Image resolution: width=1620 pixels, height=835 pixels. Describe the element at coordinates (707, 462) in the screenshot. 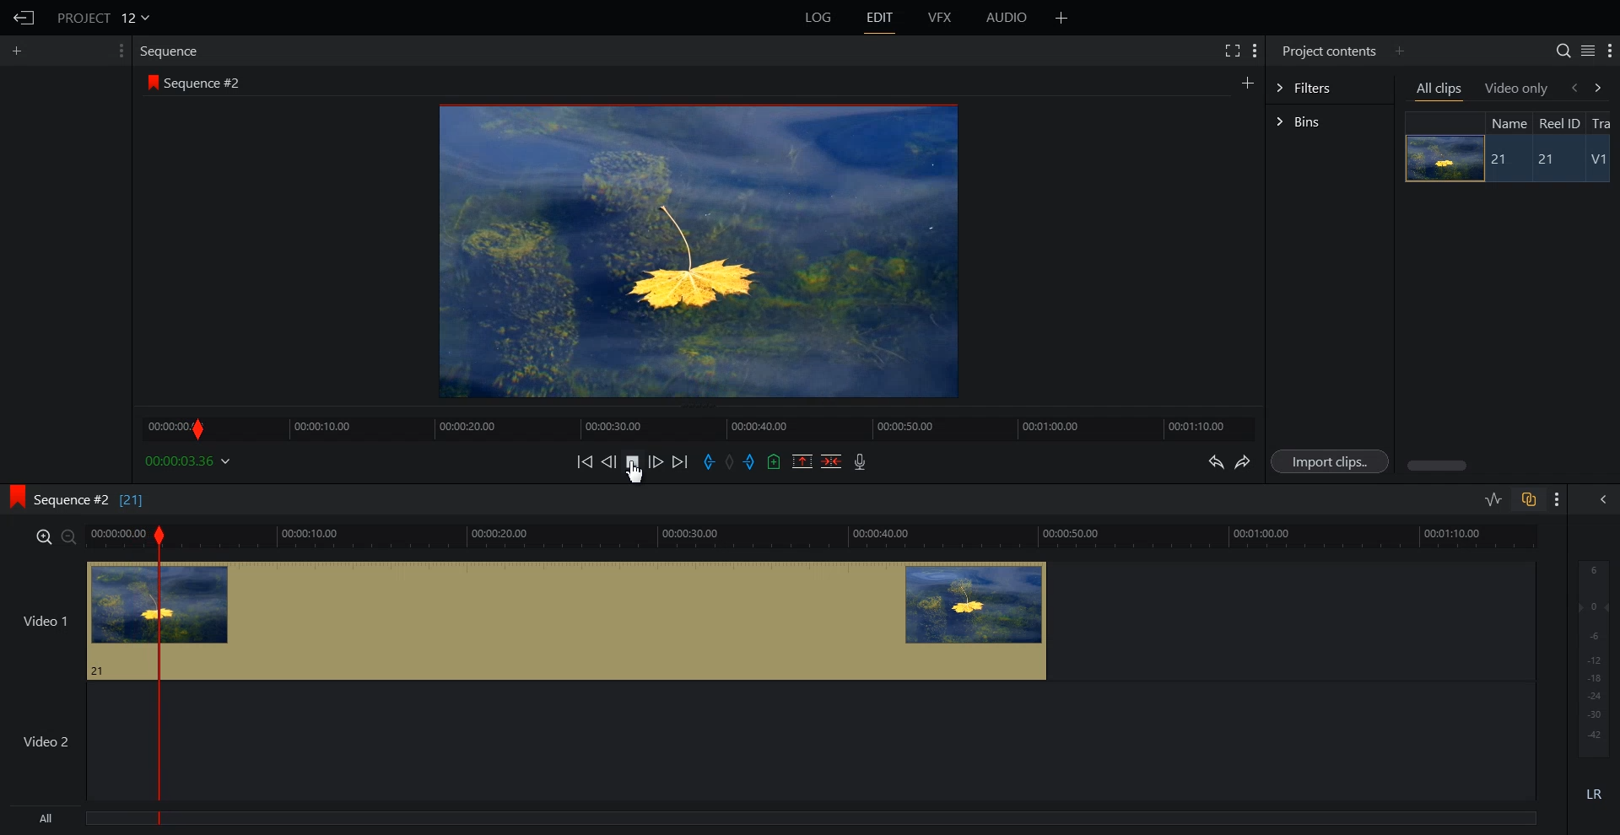

I see `Add an in Mark in current position` at that location.